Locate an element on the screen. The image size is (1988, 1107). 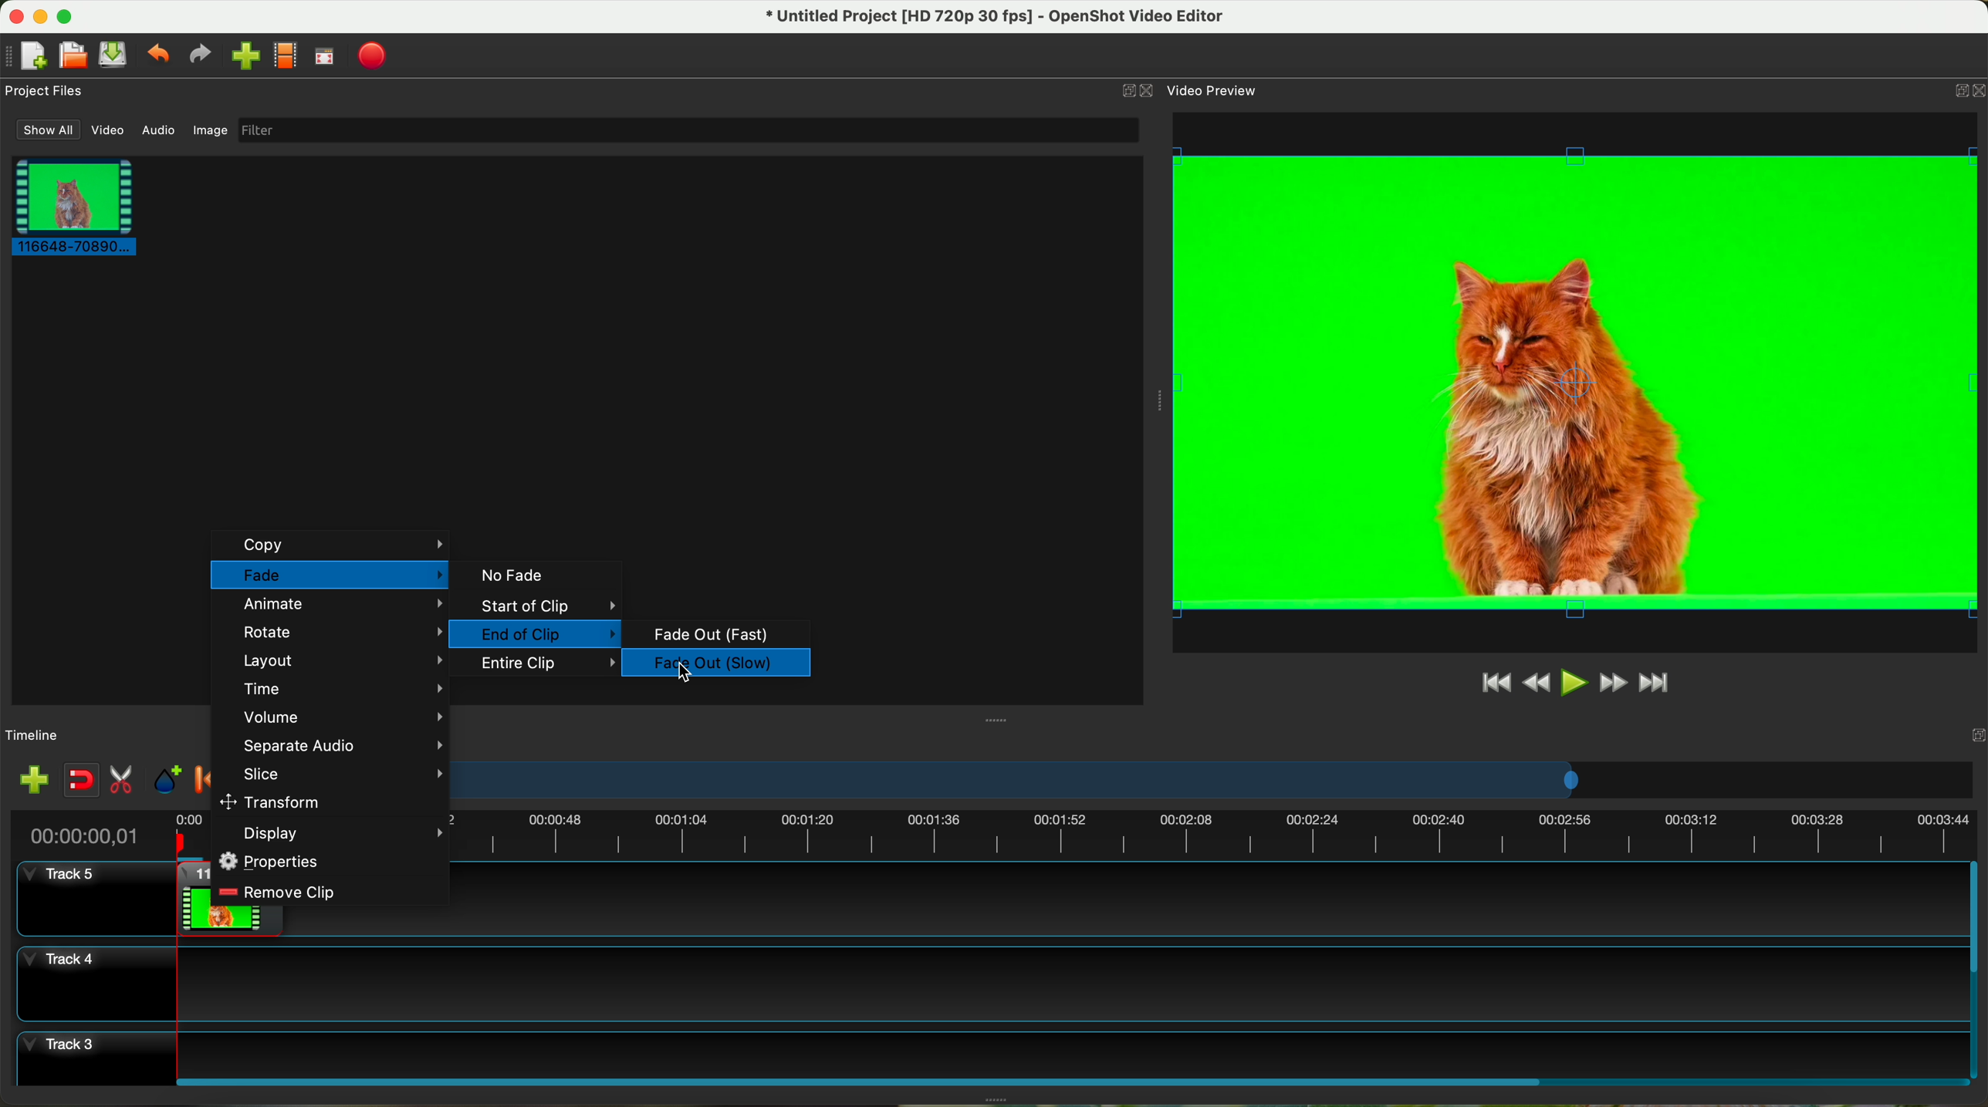
enable razor is located at coordinates (122, 781).